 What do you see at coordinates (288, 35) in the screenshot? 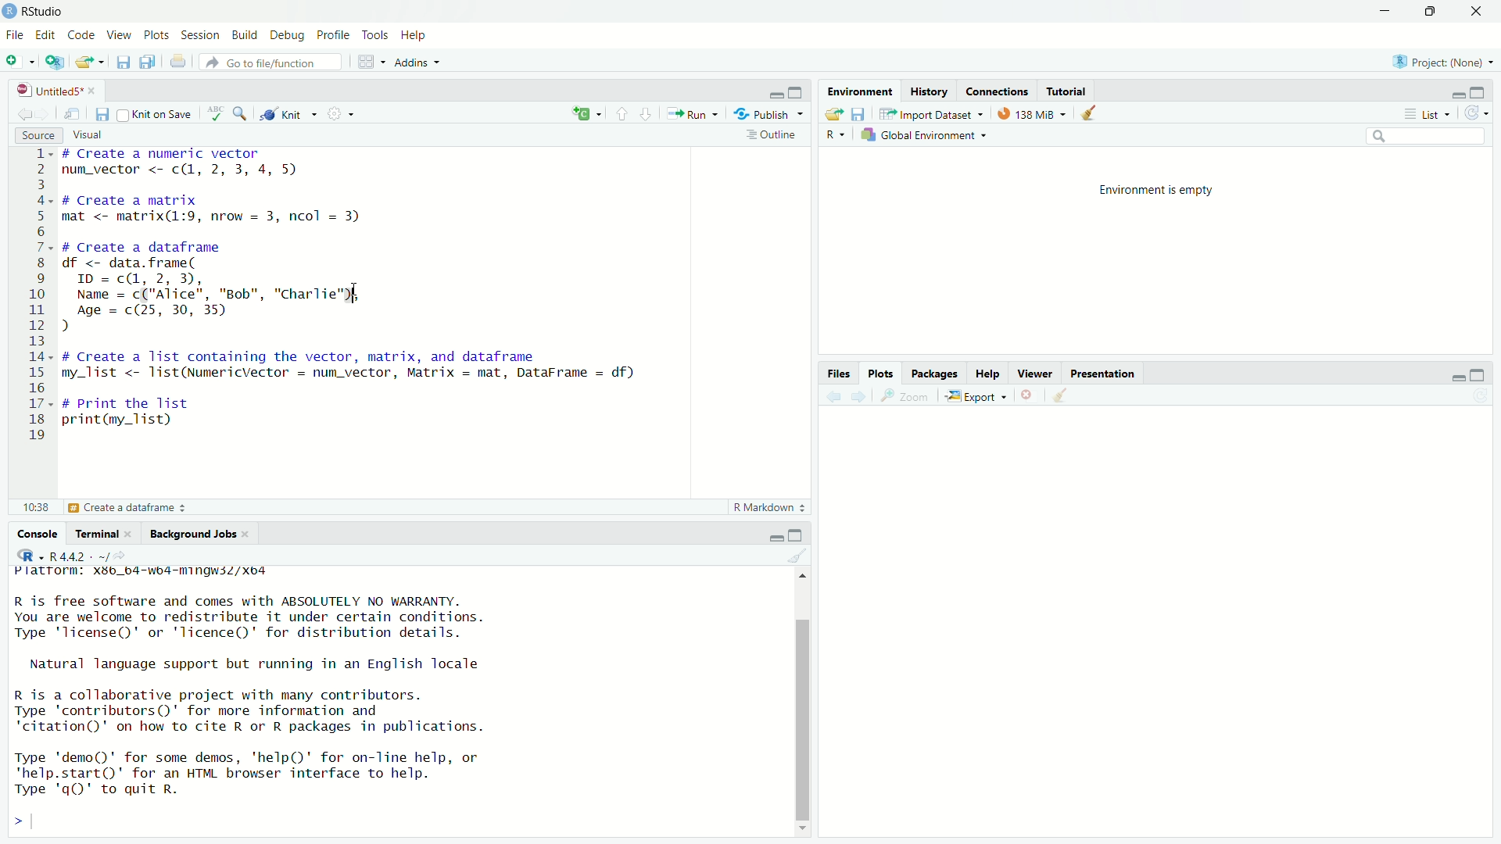
I see `Debug` at bounding box center [288, 35].